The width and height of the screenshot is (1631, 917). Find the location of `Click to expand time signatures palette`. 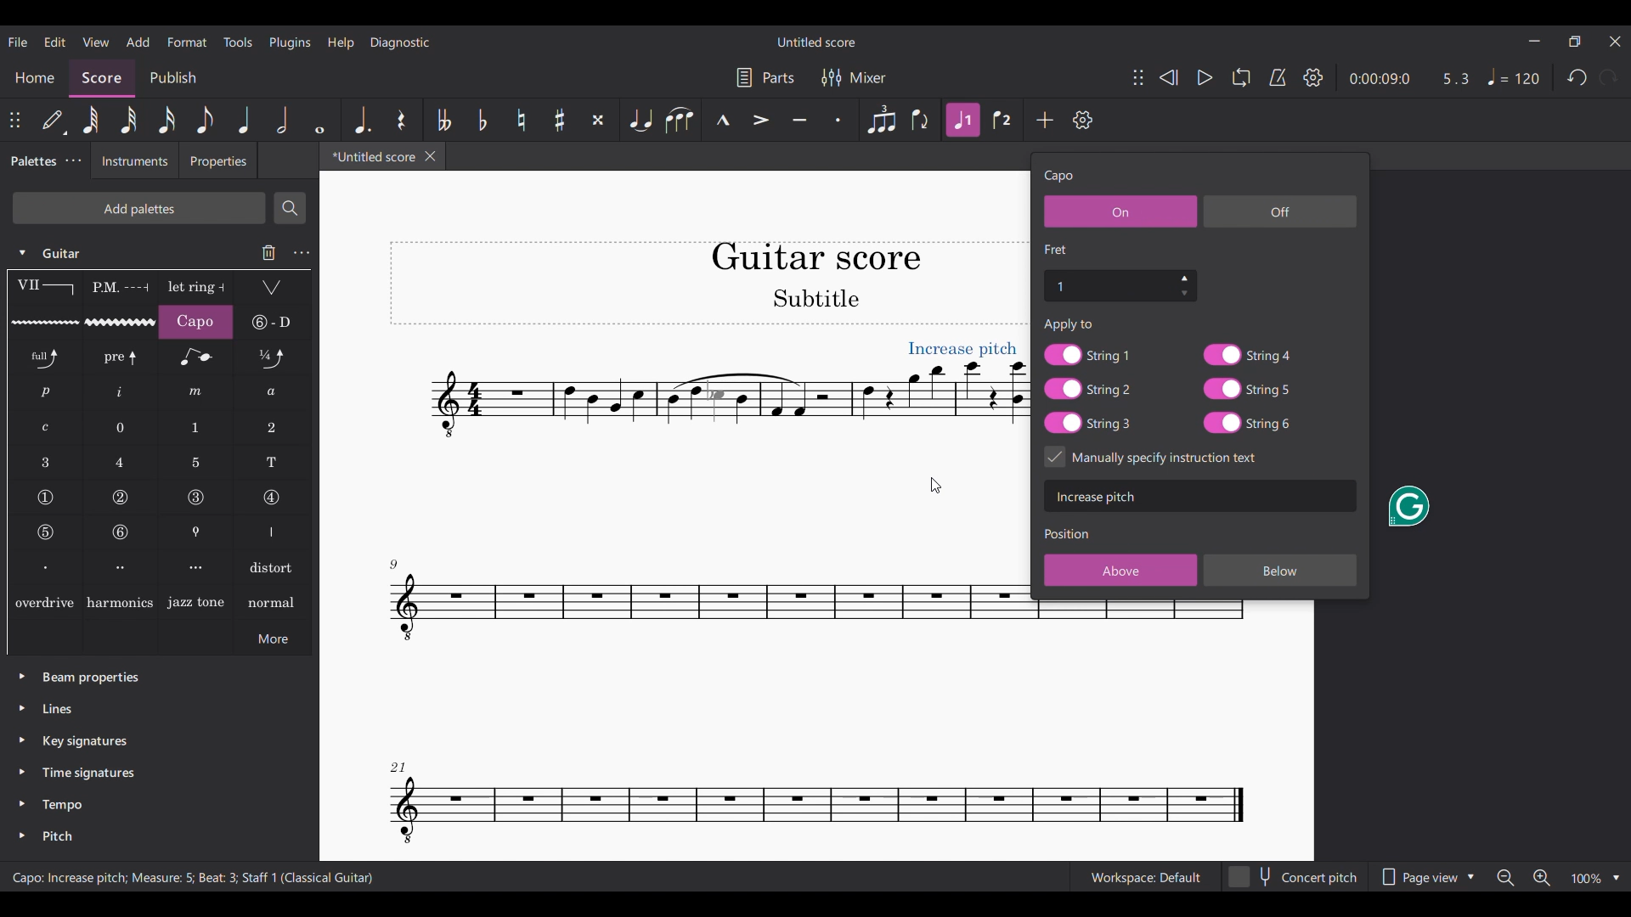

Click to expand time signatures palette is located at coordinates (21, 771).